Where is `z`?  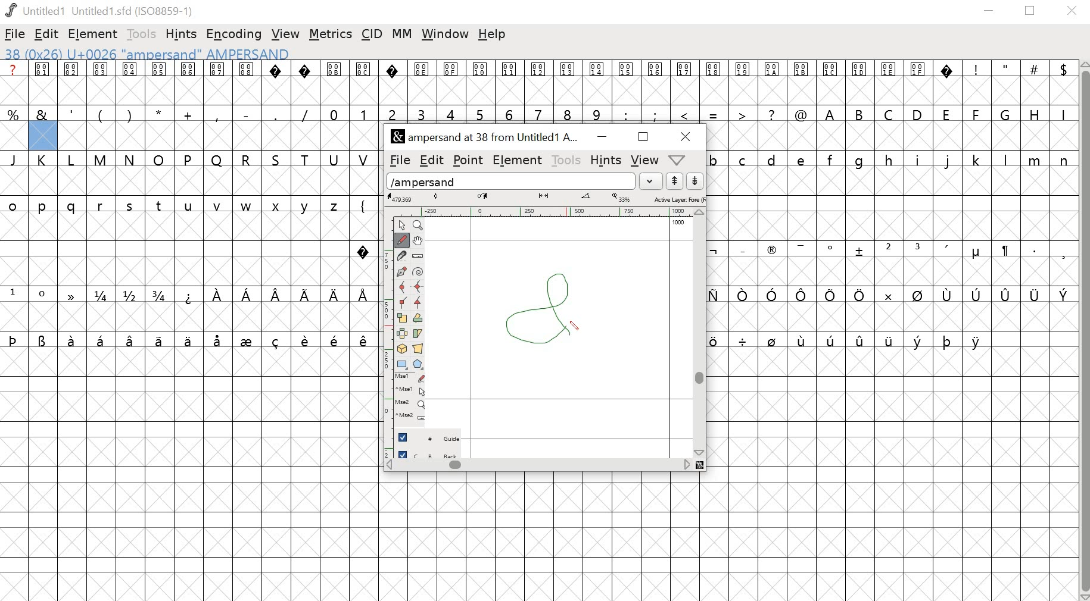
z is located at coordinates (336, 204).